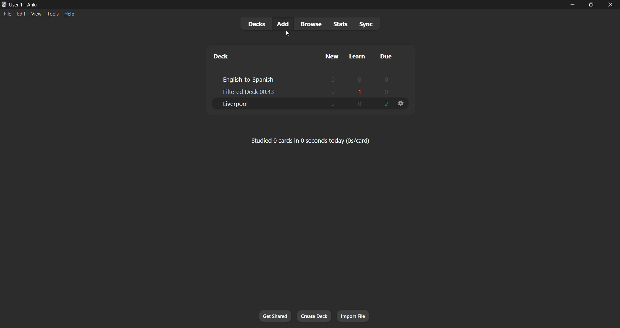 Image resolution: width=620 pixels, height=328 pixels. Describe the element at coordinates (312, 91) in the screenshot. I see `fIltered deck 00:43 data` at that location.